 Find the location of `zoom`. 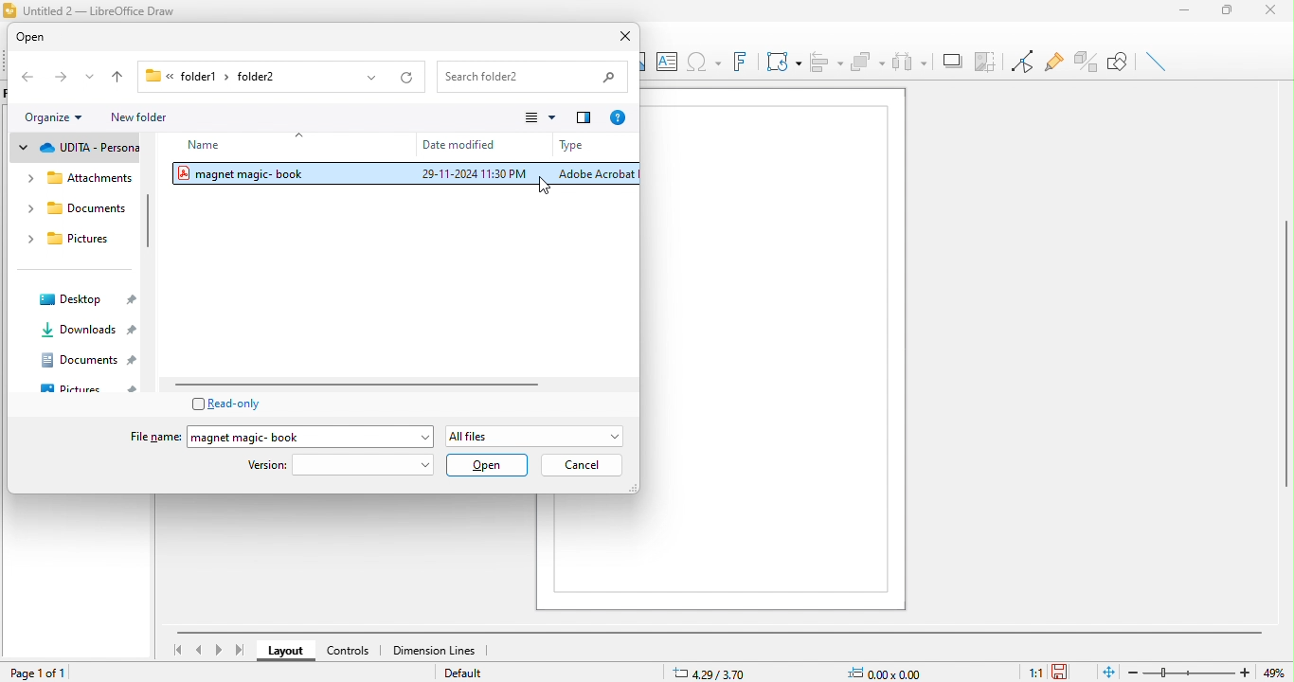

zoom is located at coordinates (1192, 670).